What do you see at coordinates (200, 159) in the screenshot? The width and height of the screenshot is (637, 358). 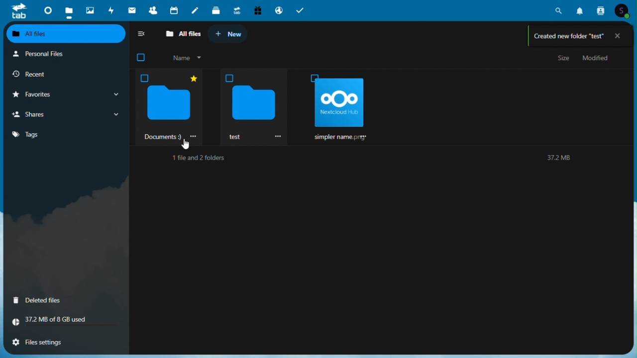 I see `Text` at bounding box center [200, 159].